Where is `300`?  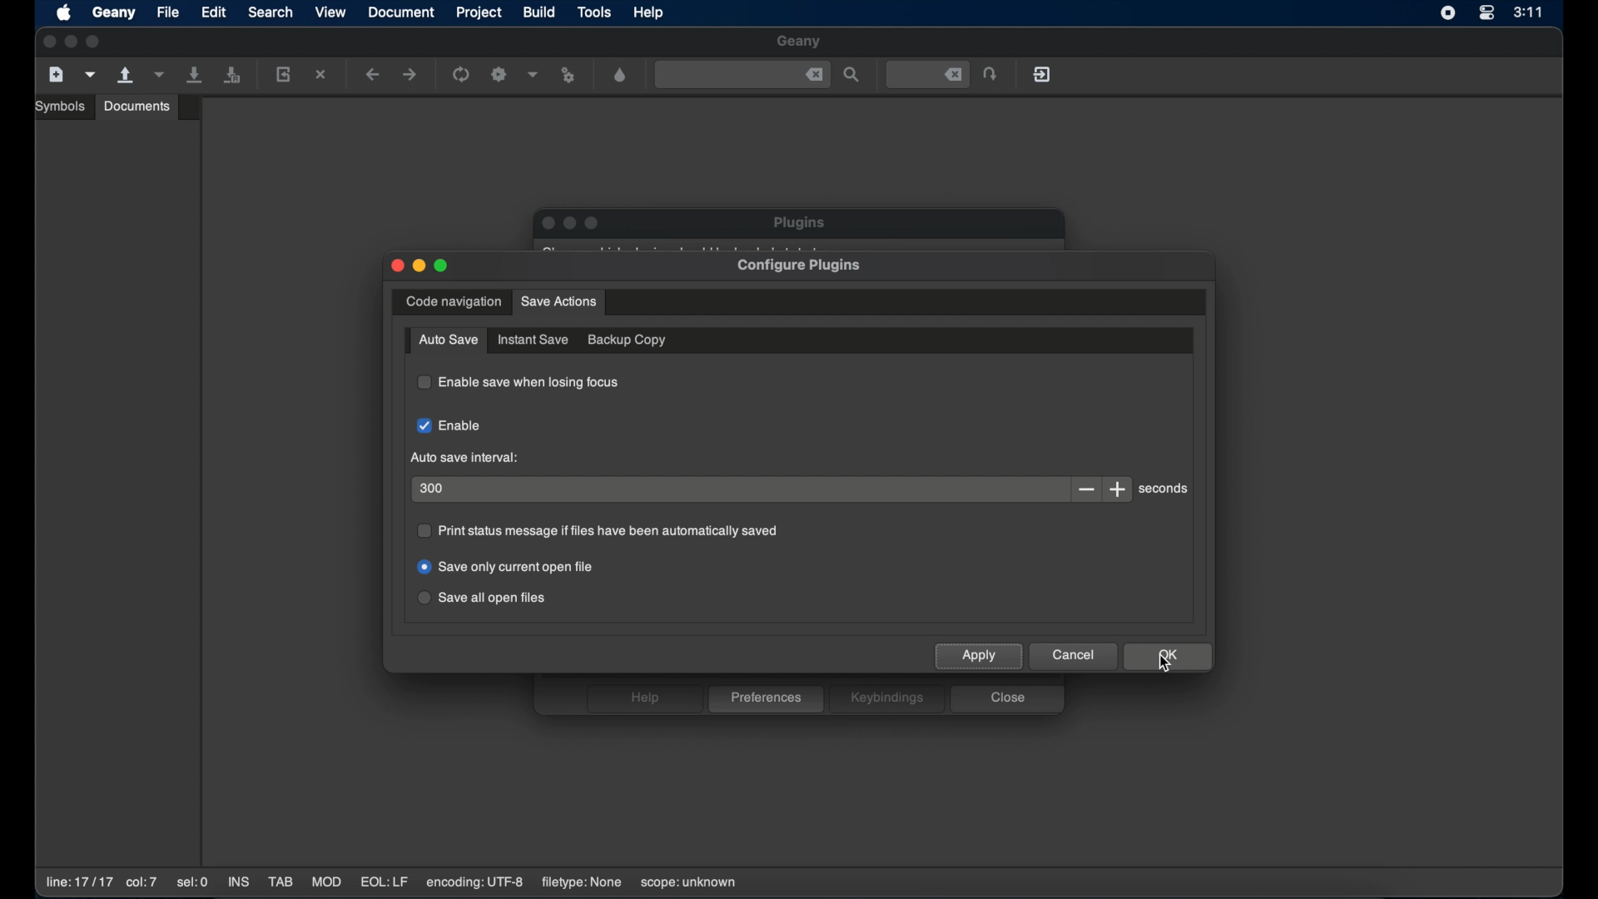
300 is located at coordinates (432, 489).